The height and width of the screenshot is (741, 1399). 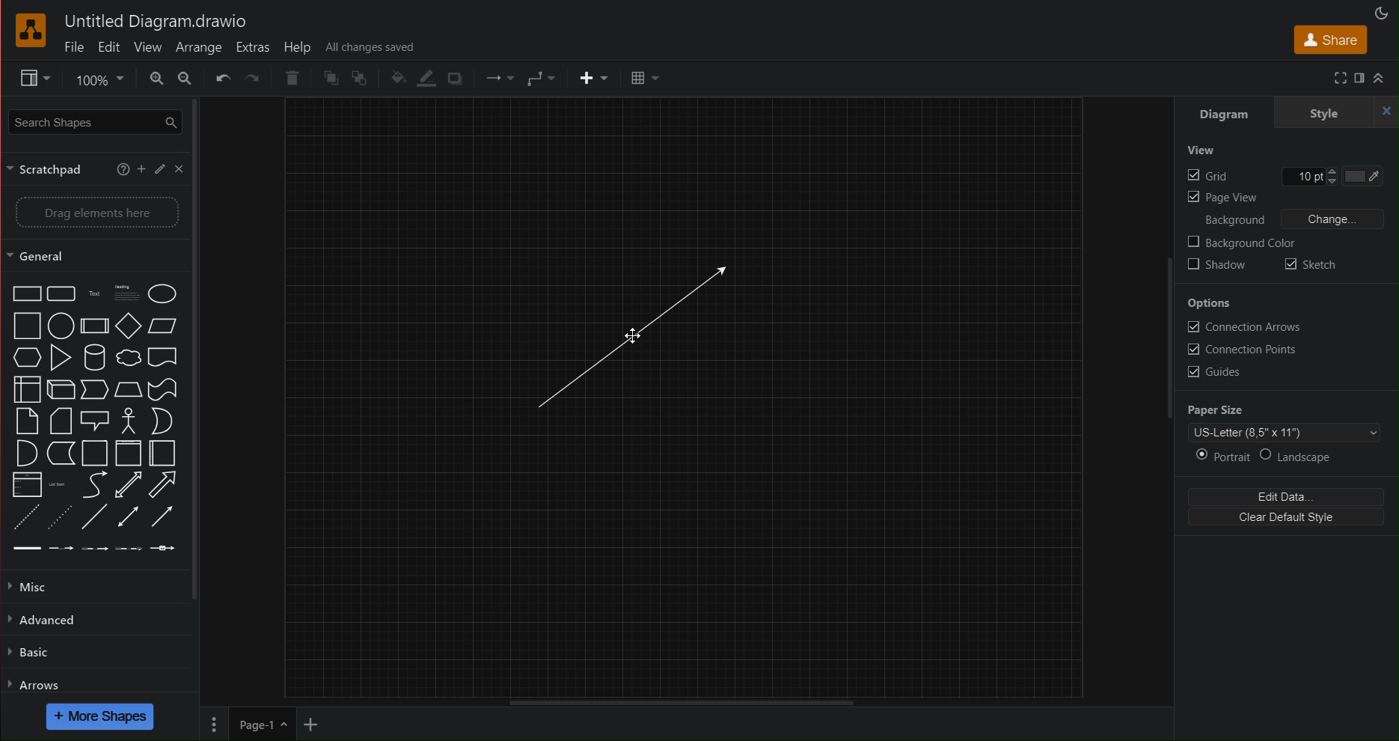 What do you see at coordinates (1217, 266) in the screenshot?
I see `Shadow` at bounding box center [1217, 266].